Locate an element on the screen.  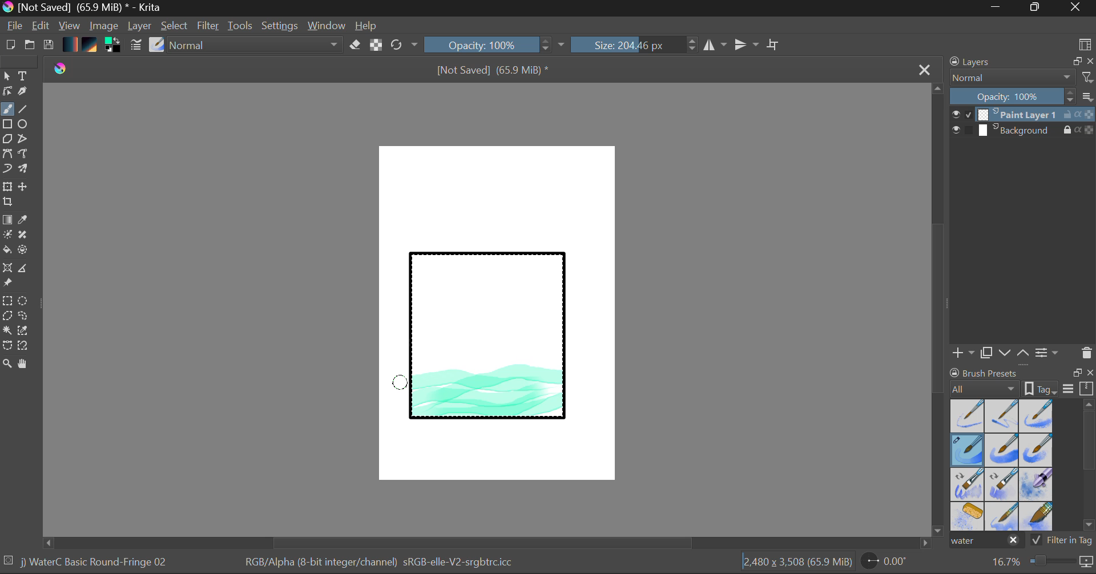
Select is located at coordinates (175, 26).